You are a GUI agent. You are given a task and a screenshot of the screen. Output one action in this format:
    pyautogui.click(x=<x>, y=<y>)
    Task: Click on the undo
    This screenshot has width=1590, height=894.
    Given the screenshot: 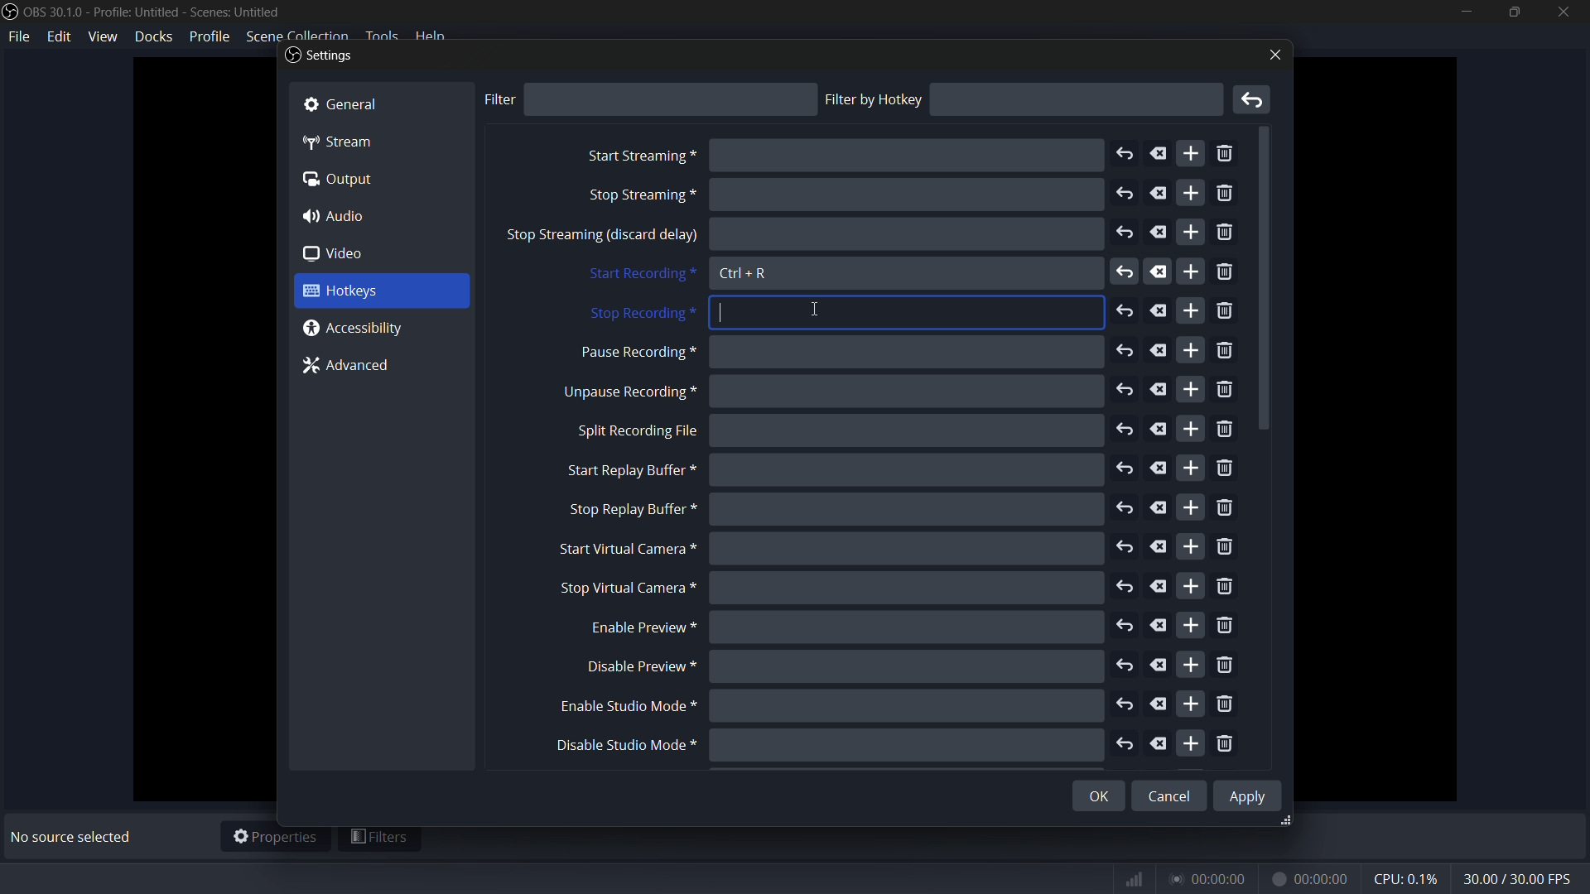 What is the action you would take?
    pyautogui.click(x=1125, y=468)
    